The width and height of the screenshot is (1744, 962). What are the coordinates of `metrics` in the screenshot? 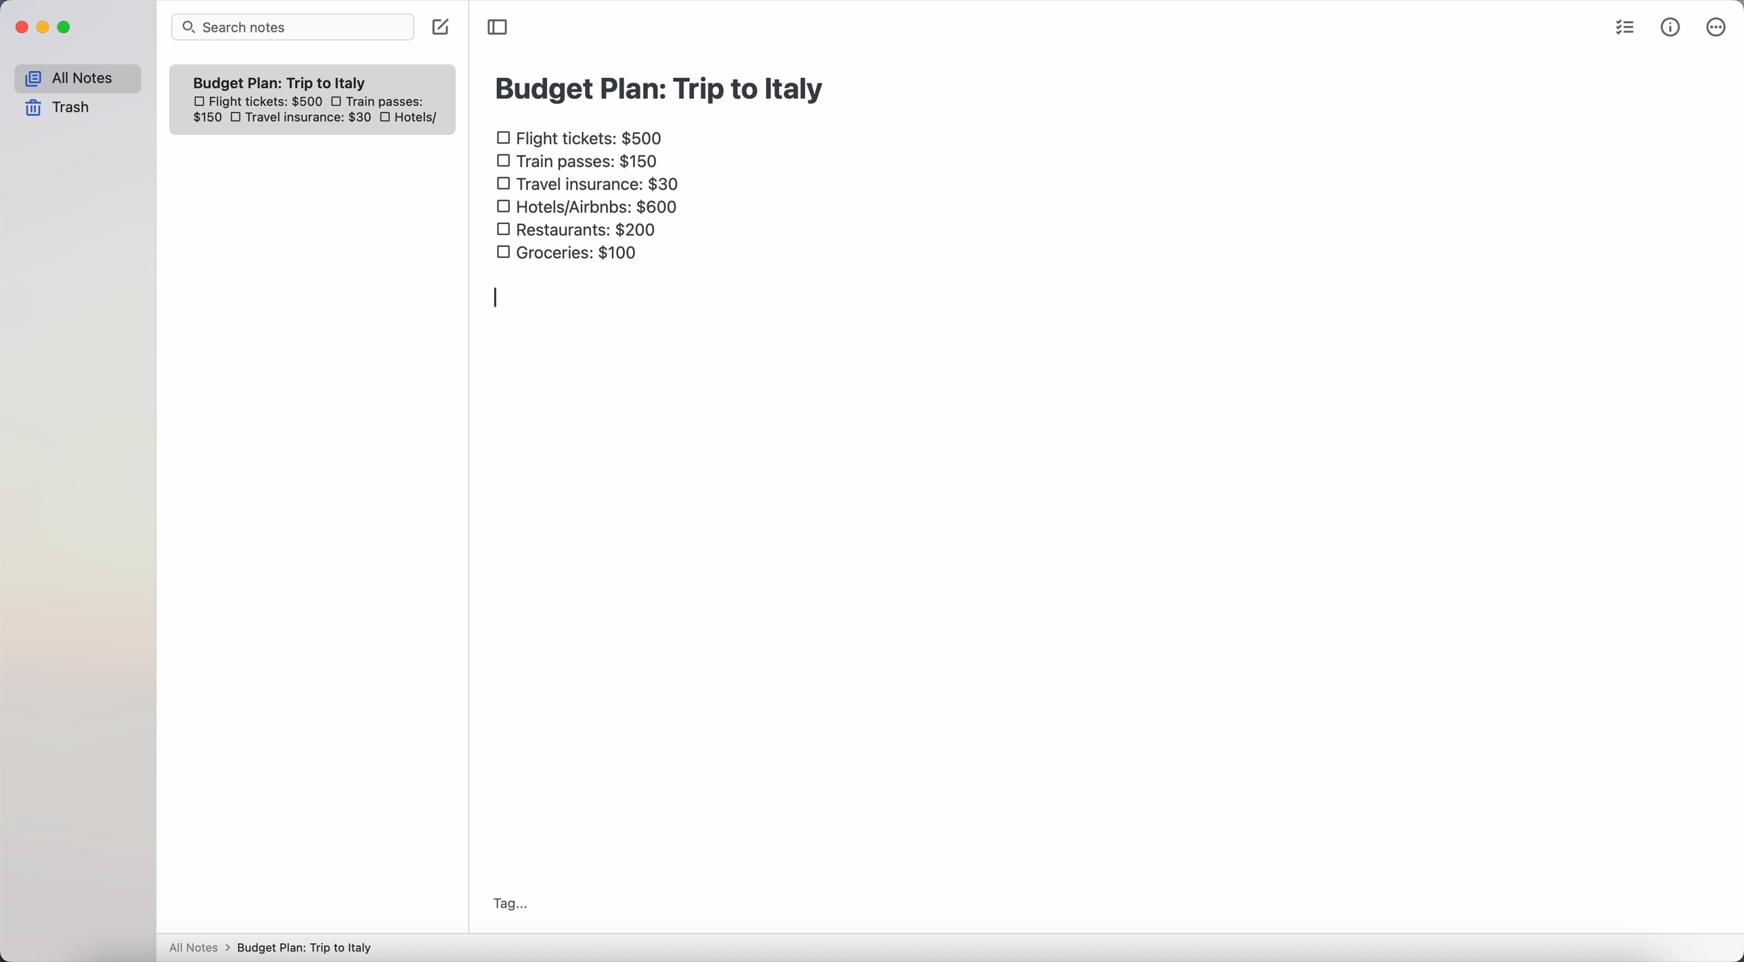 It's located at (1671, 29).